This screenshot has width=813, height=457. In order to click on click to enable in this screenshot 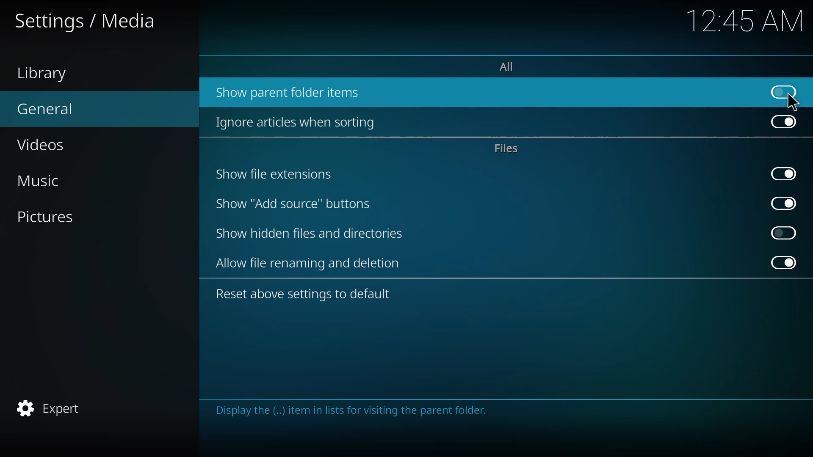, I will do `click(783, 232)`.